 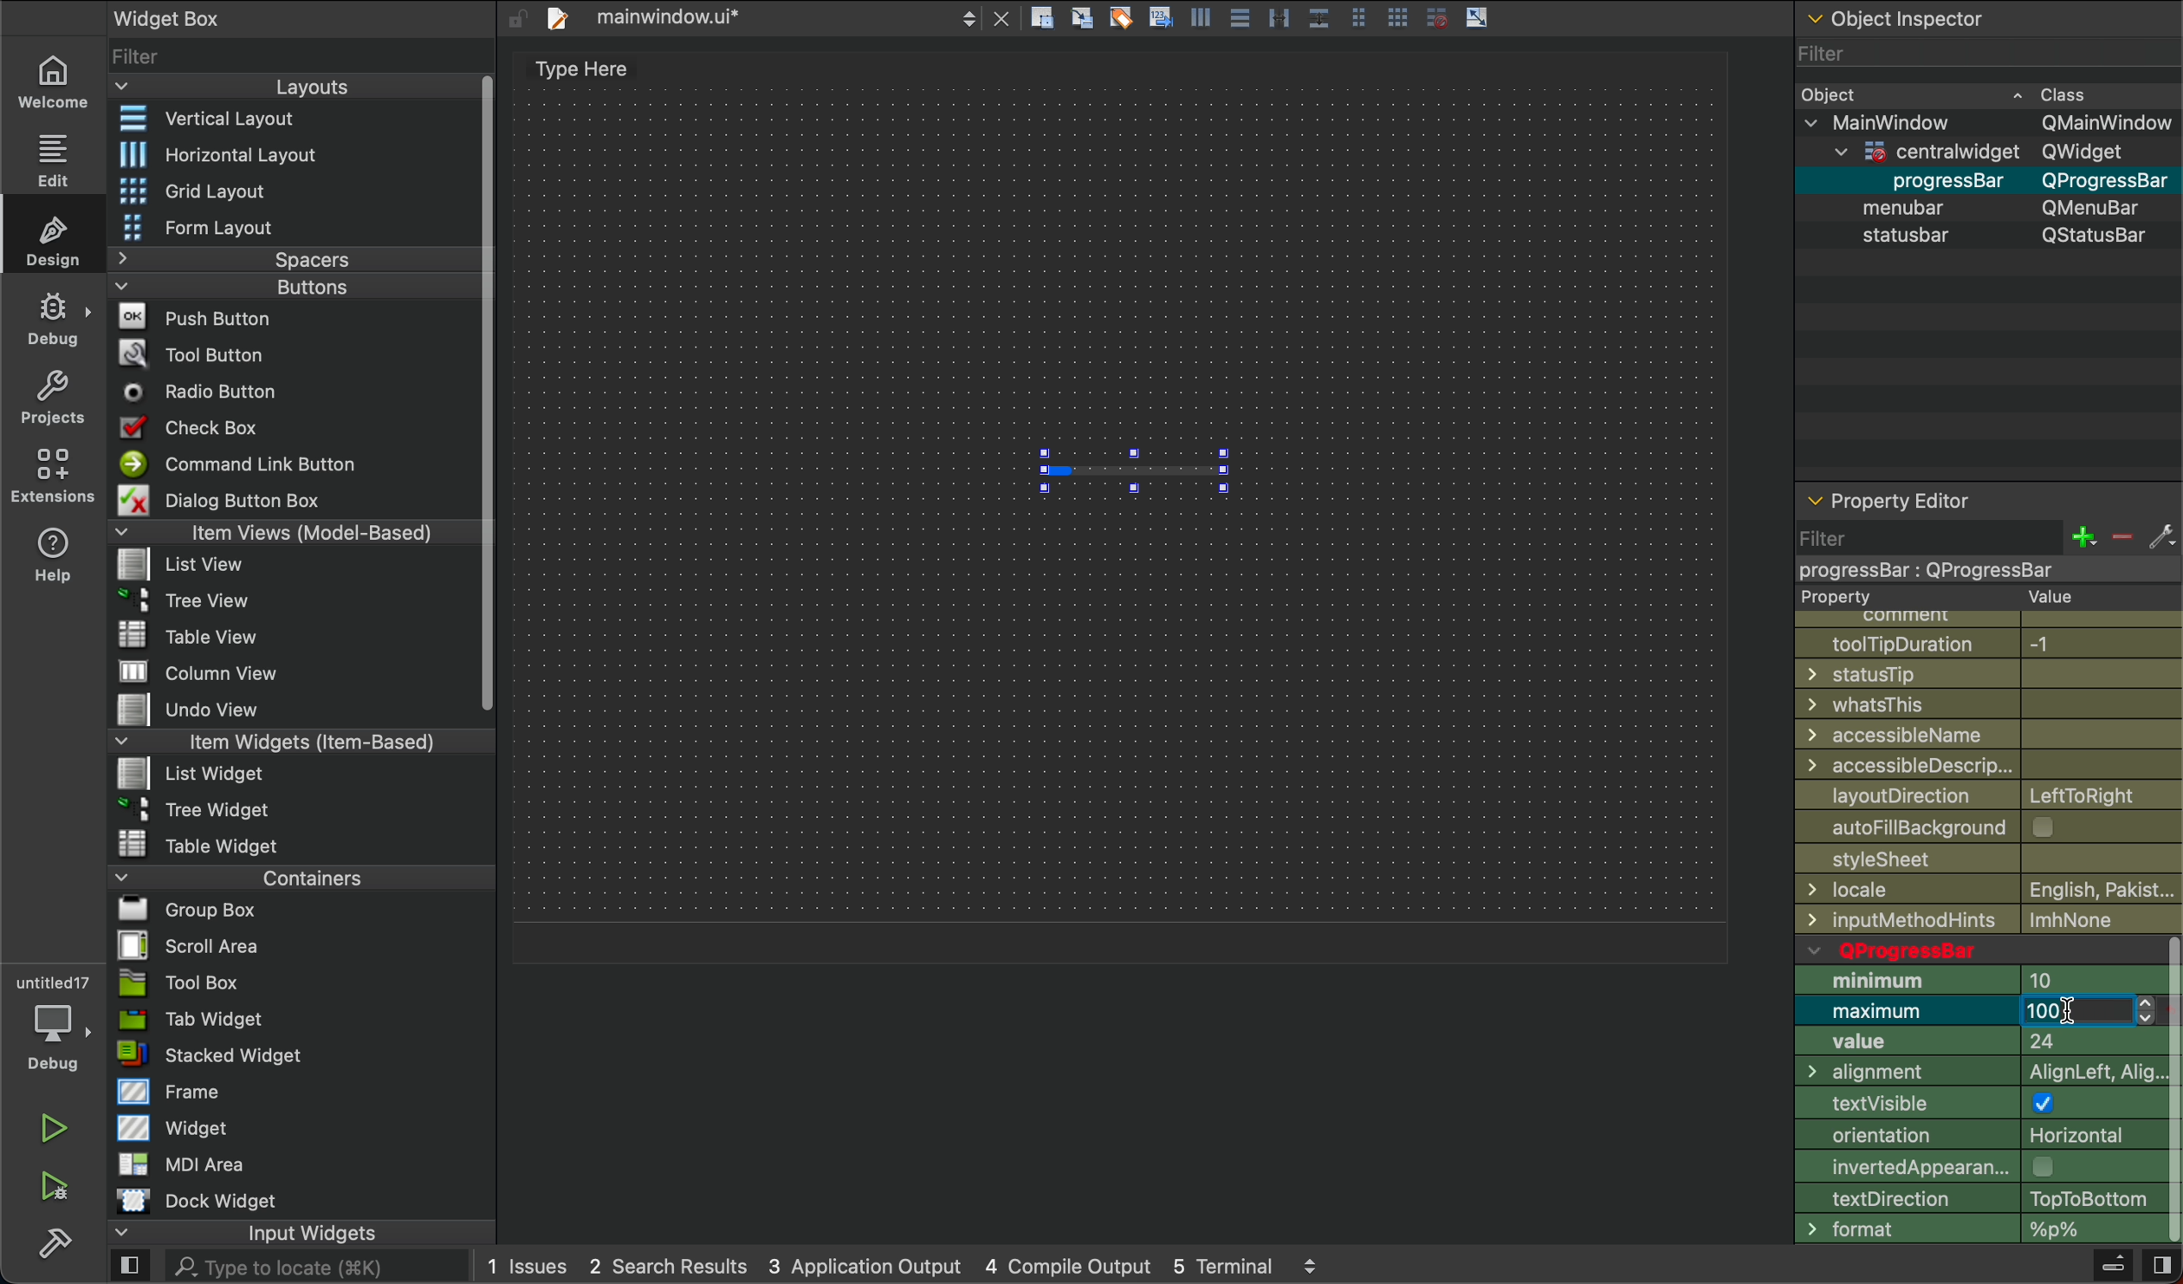 I want to click on Alignment, so click(x=1976, y=1075).